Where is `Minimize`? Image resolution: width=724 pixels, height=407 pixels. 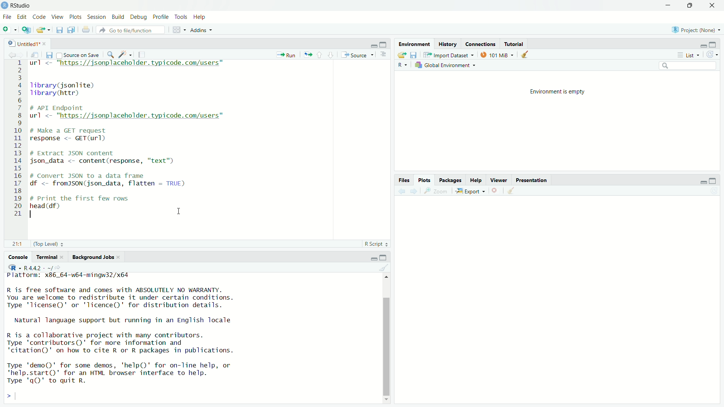
Minimize is located at coordinates (373, 259).